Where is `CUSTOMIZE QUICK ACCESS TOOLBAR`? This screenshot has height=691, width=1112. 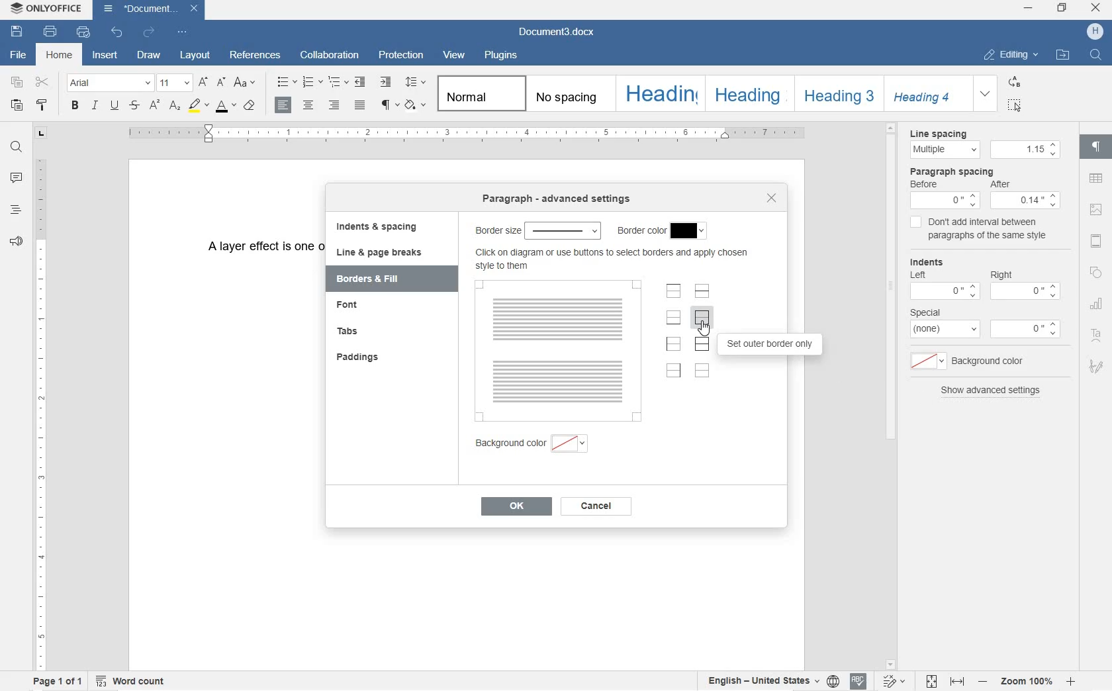
CUSTOMIZE QUICK ACCESS TOOLBAR is located at coordinates (183, 34).